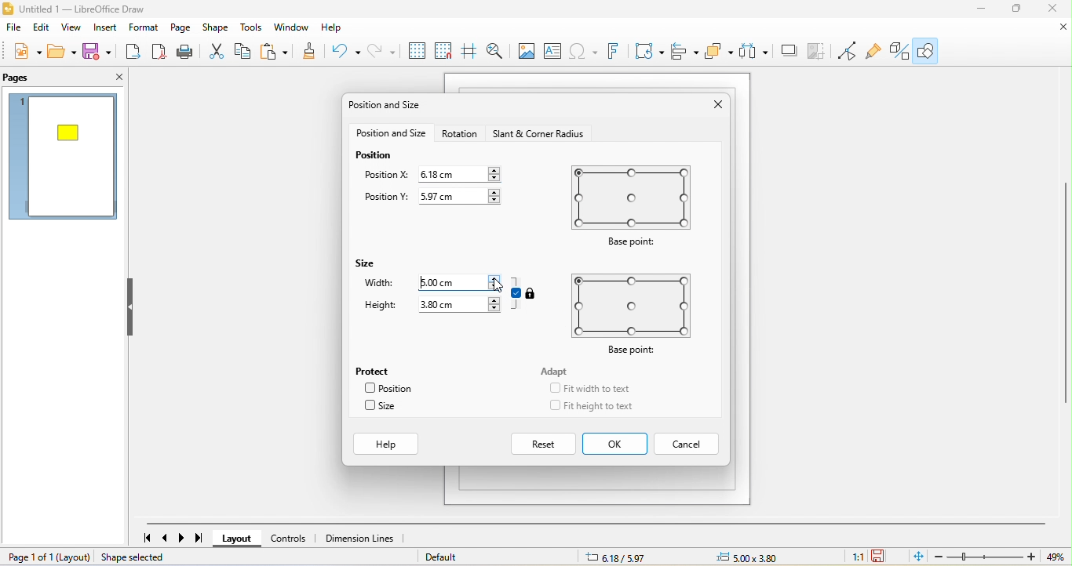 Image resolution: width=1072 pixels, height=566 pixels. Describe the element at coordinates (144, 539) in the screenshot. I see `first page` at that location.